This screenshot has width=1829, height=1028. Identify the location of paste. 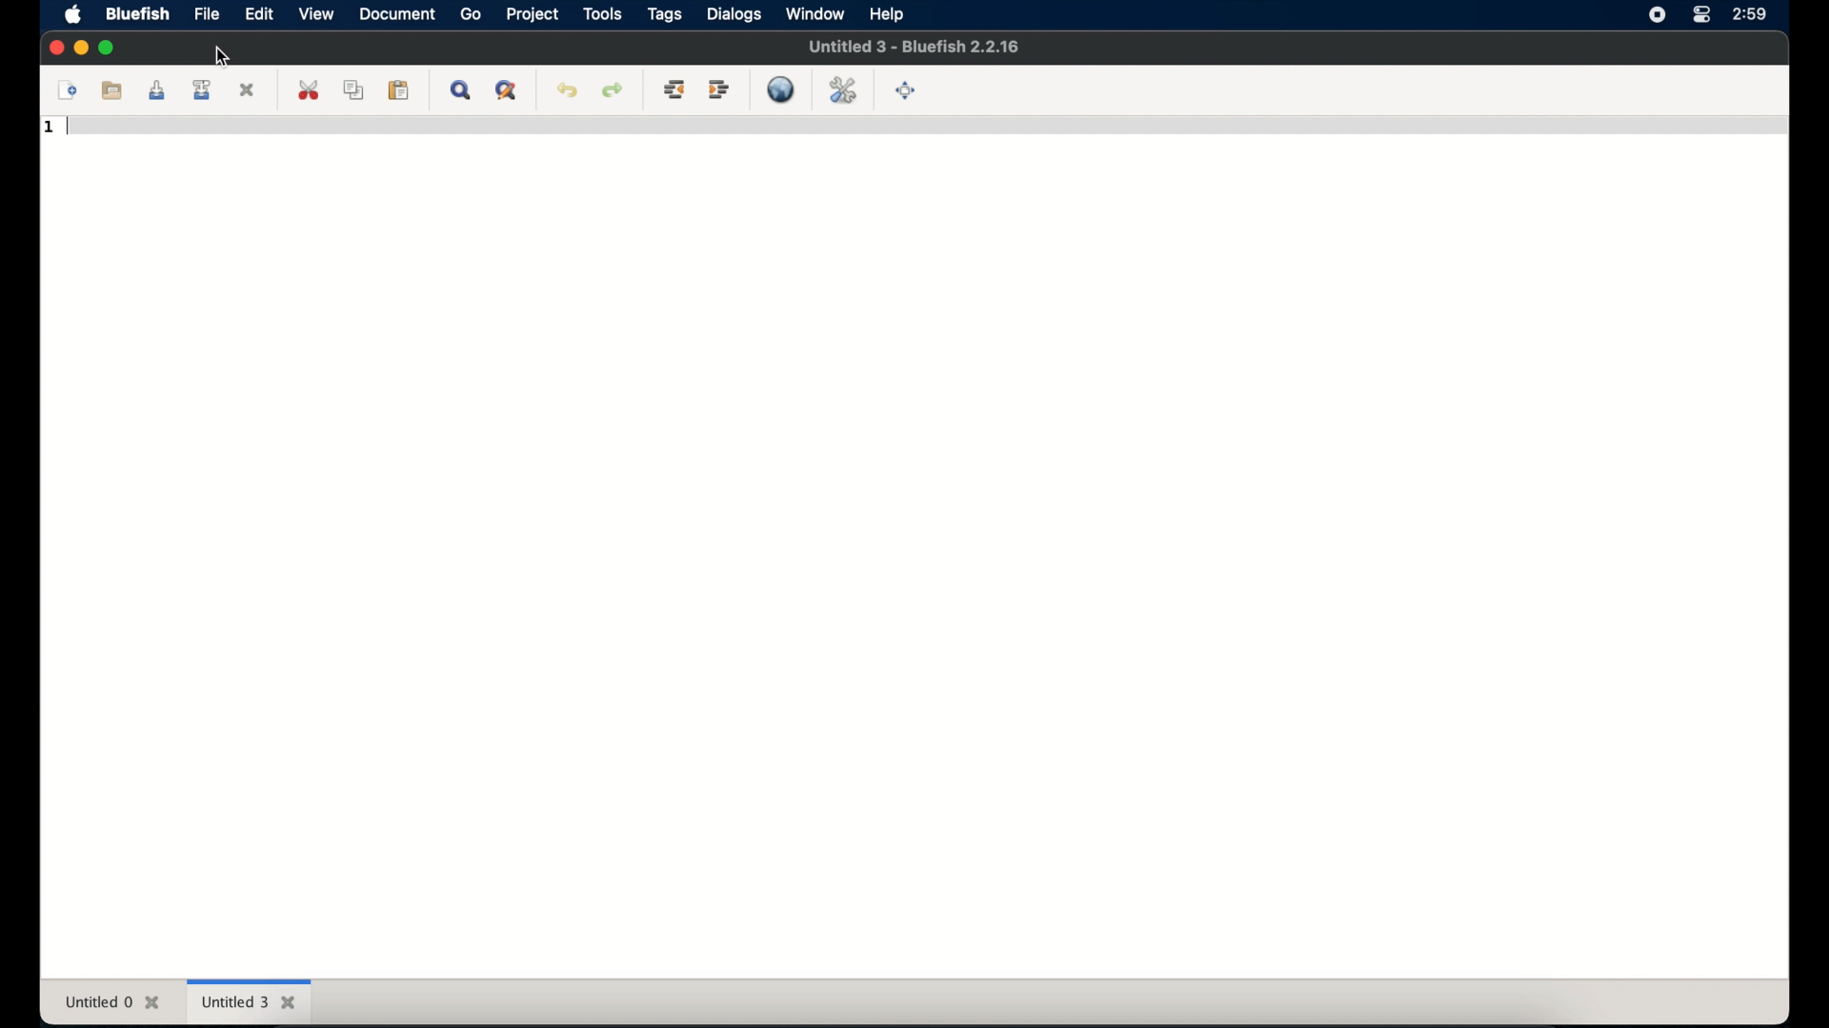
(399, 90).